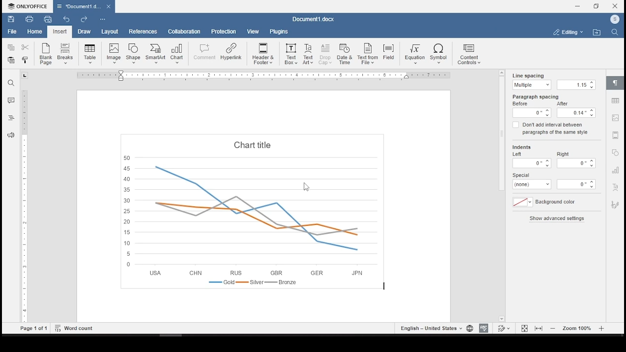  I want to click on save, so click(11, 19).